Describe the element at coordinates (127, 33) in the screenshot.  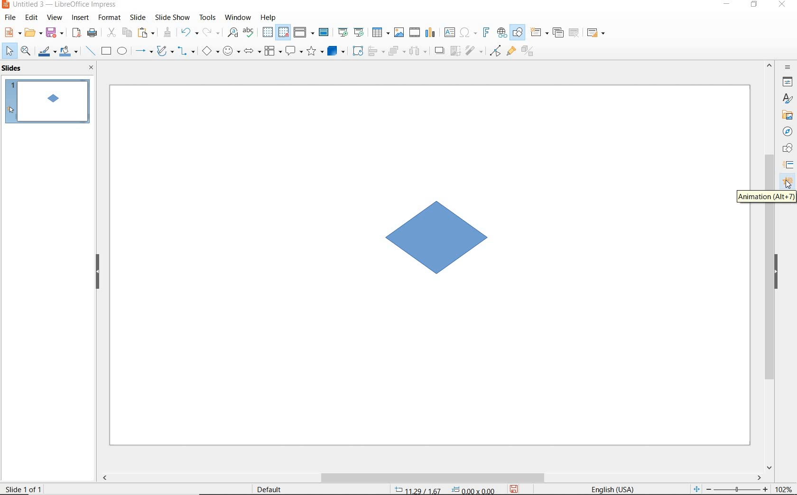
I see `copy` at that location.